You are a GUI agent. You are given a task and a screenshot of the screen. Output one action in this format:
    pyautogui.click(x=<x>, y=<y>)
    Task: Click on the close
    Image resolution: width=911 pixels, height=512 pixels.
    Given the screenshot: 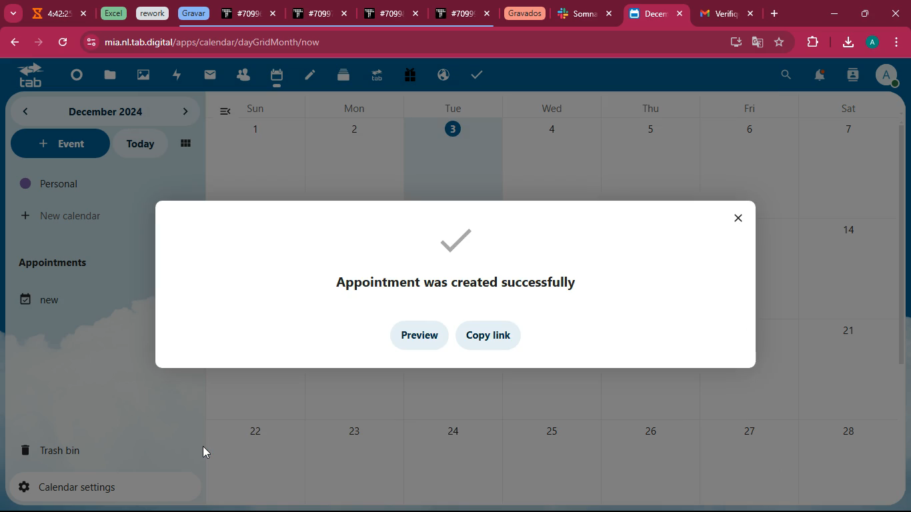 What is the action you would take?
    pyautogui.click(x=85, y=14)
    